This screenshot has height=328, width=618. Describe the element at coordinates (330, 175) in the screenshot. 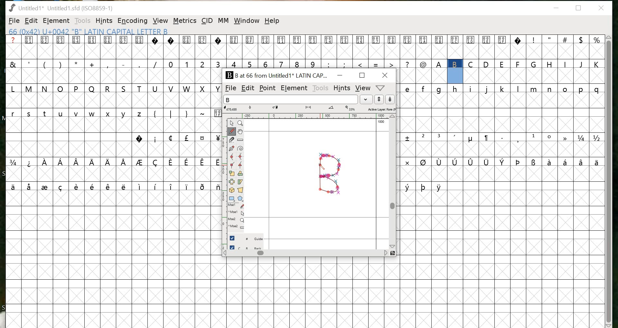

I see `design for the glyph "B"` at that location.